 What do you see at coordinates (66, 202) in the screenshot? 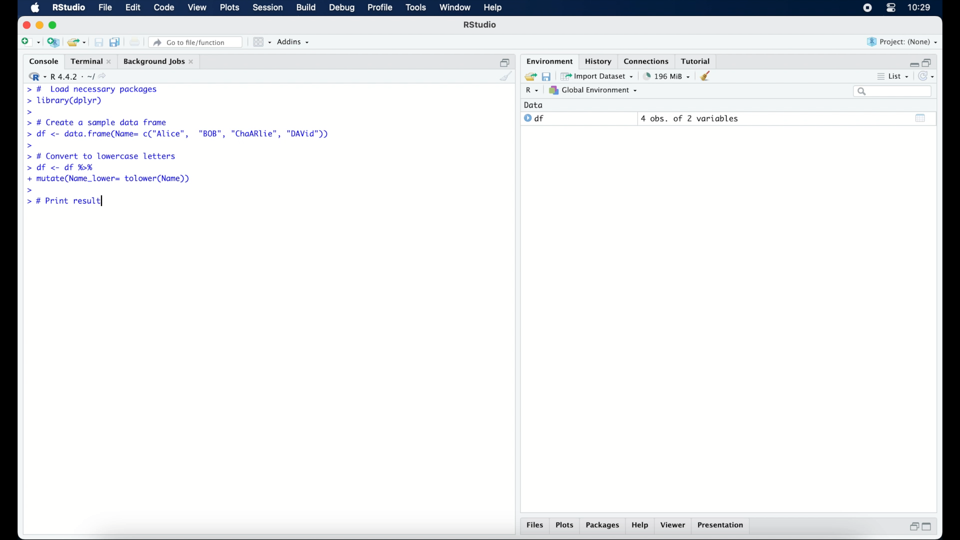
I see `> # Print result` at bounding box center [66, 202].